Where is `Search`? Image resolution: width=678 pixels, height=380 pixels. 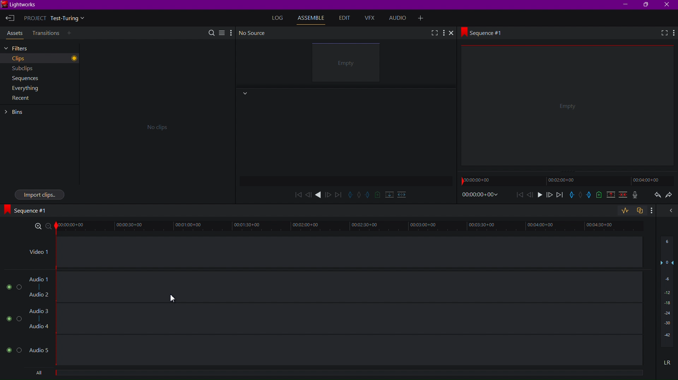 Search is located at coordinates (212, 32).